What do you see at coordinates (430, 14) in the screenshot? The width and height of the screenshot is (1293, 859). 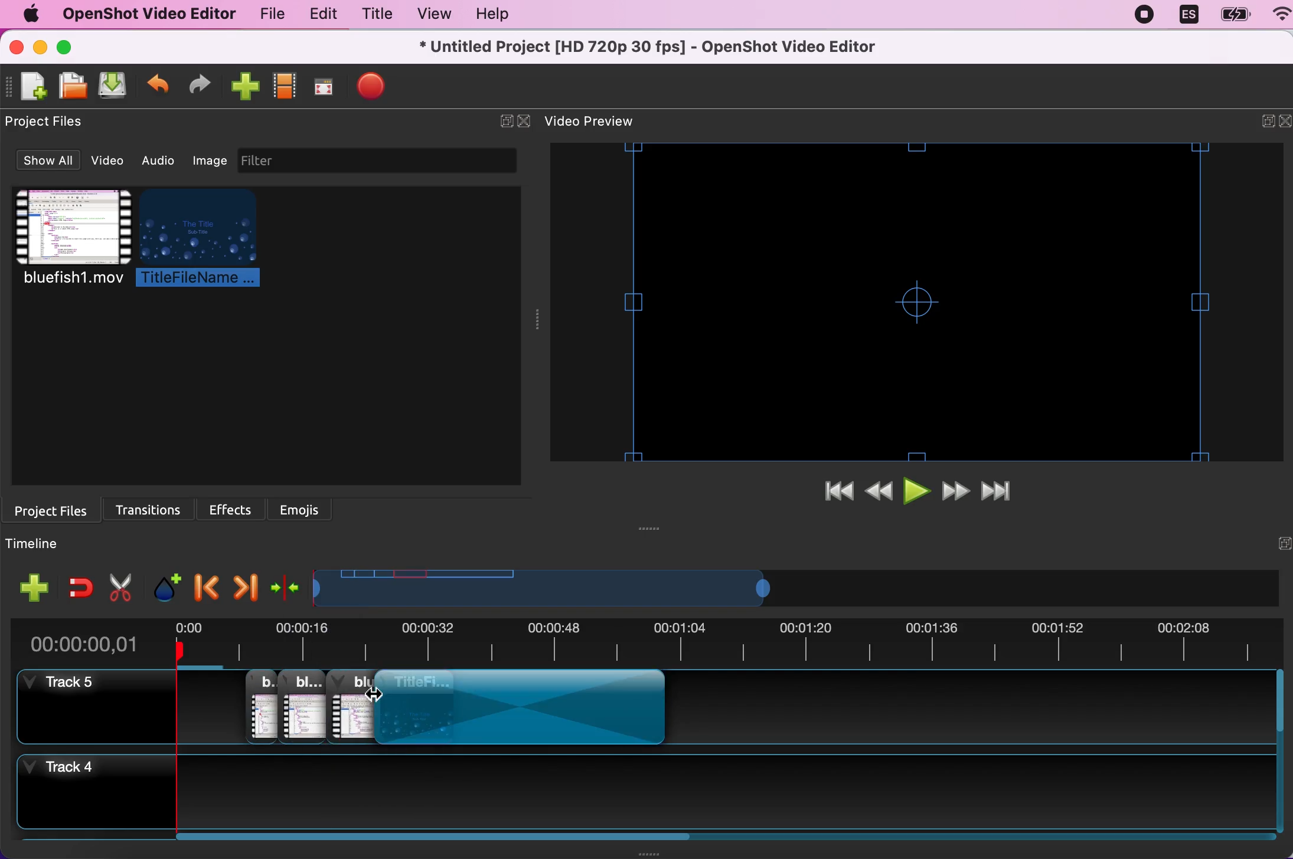 I see `view` at bounding box center [430, 14].